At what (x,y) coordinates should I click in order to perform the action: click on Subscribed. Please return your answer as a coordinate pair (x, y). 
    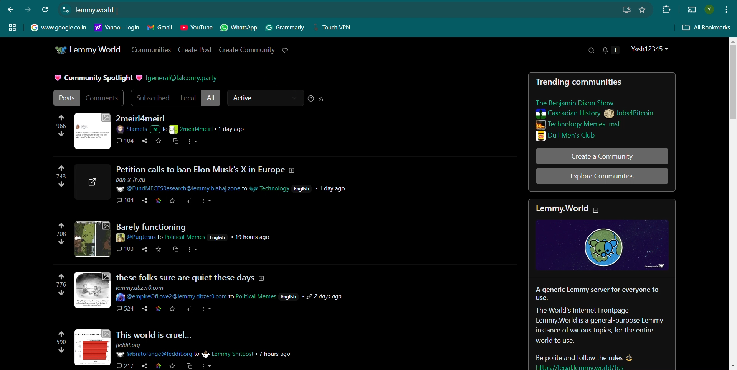
    Looking at the image, I should click on (152, 98).